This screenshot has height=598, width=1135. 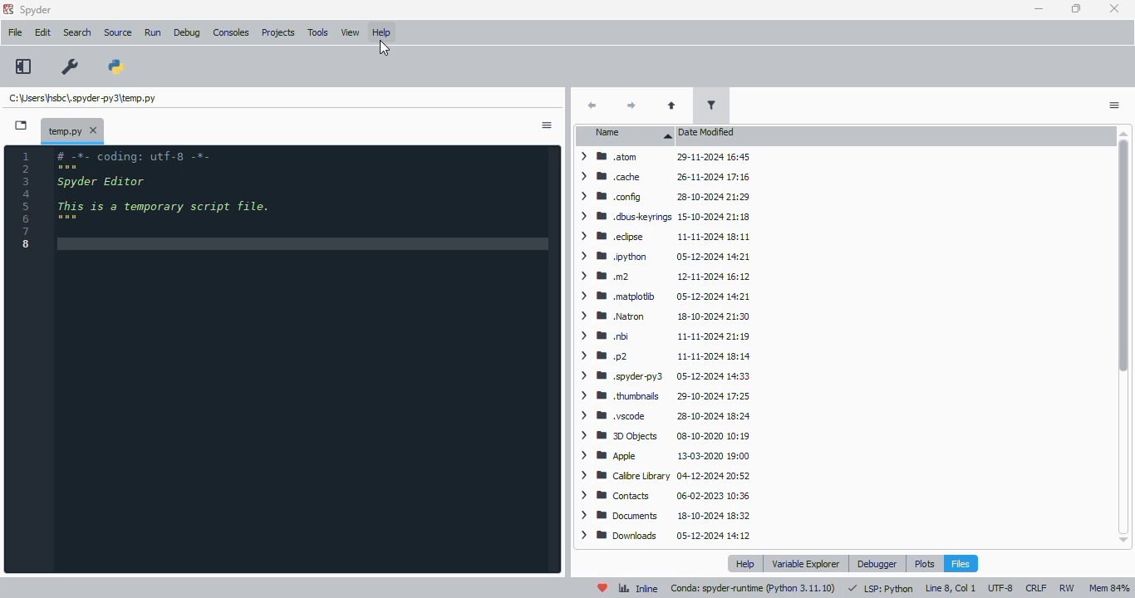 What do you see at coordinates (95, 132) in the screenshot?
I see `close` at bounding box center [95, 132].